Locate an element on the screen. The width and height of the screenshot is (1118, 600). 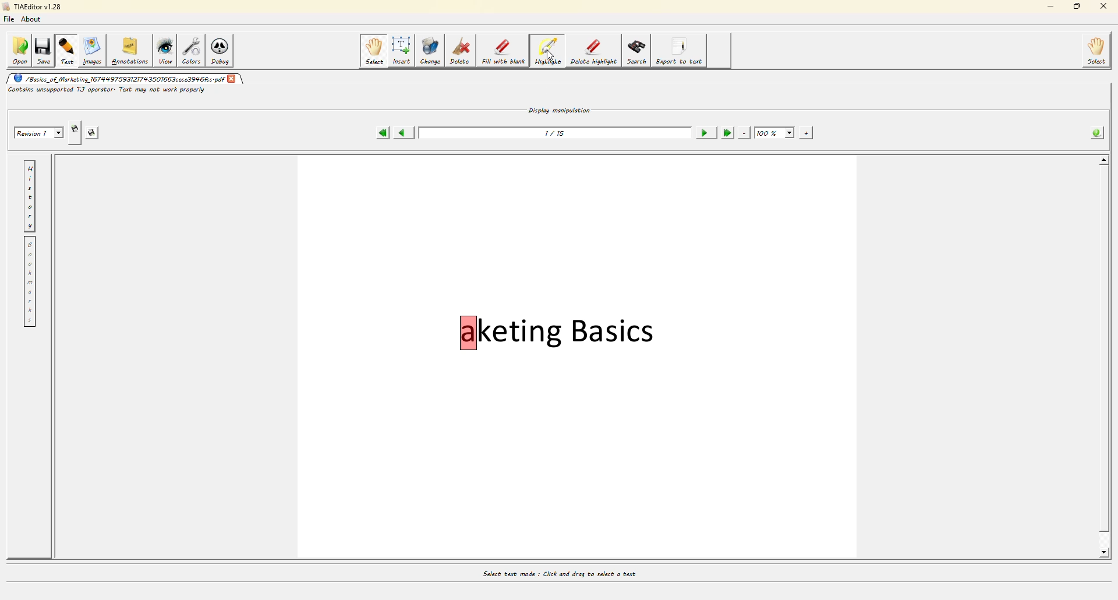
first page is located at coordinates (380, 133).